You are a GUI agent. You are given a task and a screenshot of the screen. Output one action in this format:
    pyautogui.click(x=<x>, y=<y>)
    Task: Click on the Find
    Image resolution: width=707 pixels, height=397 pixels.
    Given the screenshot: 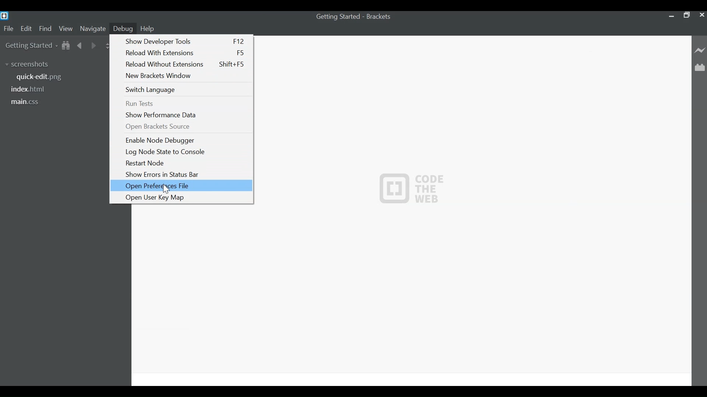 What is the action you would take?
    pyautogui.click(x=45, y=28)
    